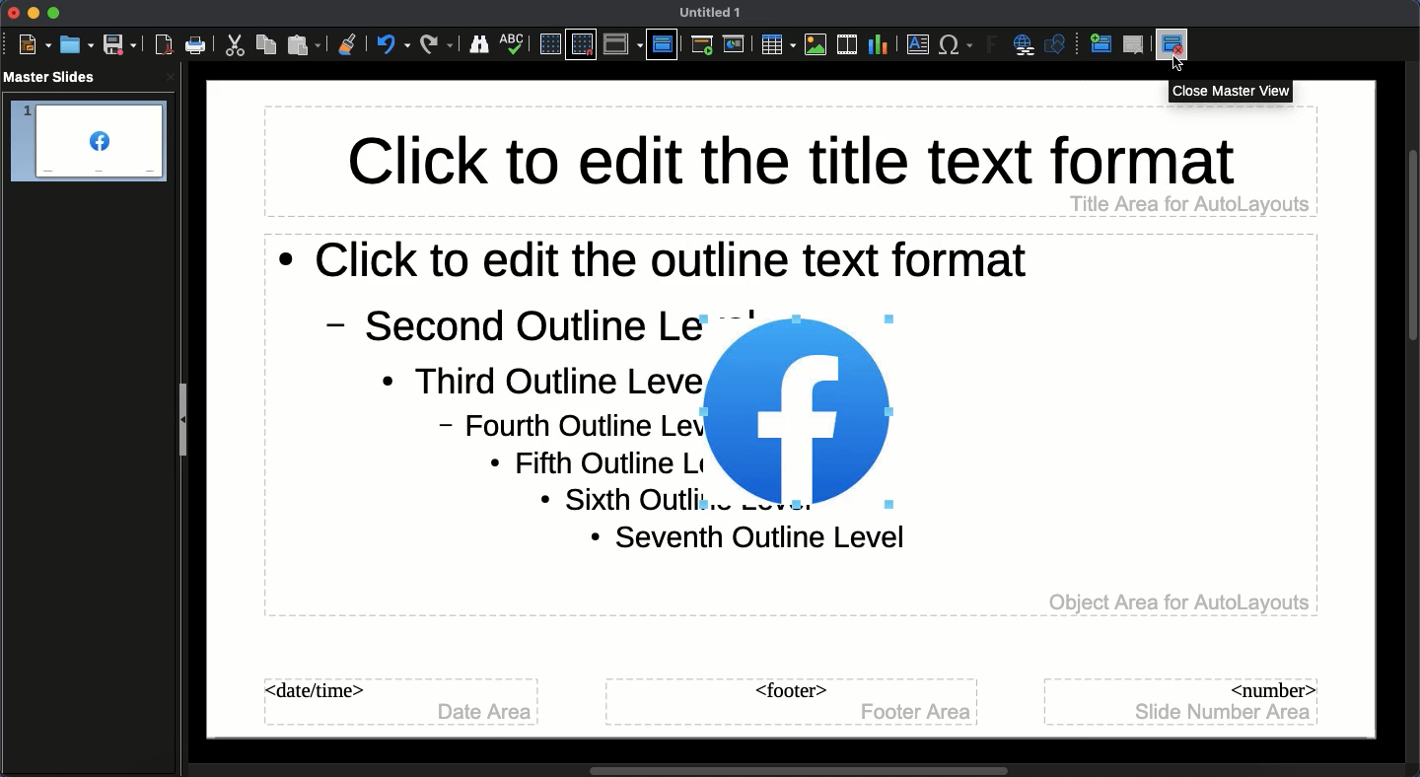 The width and height of the screenshot is (1420, 777). Describe the element at coordinates (306, 45) in the screenshot. I see `Paste` at that location.